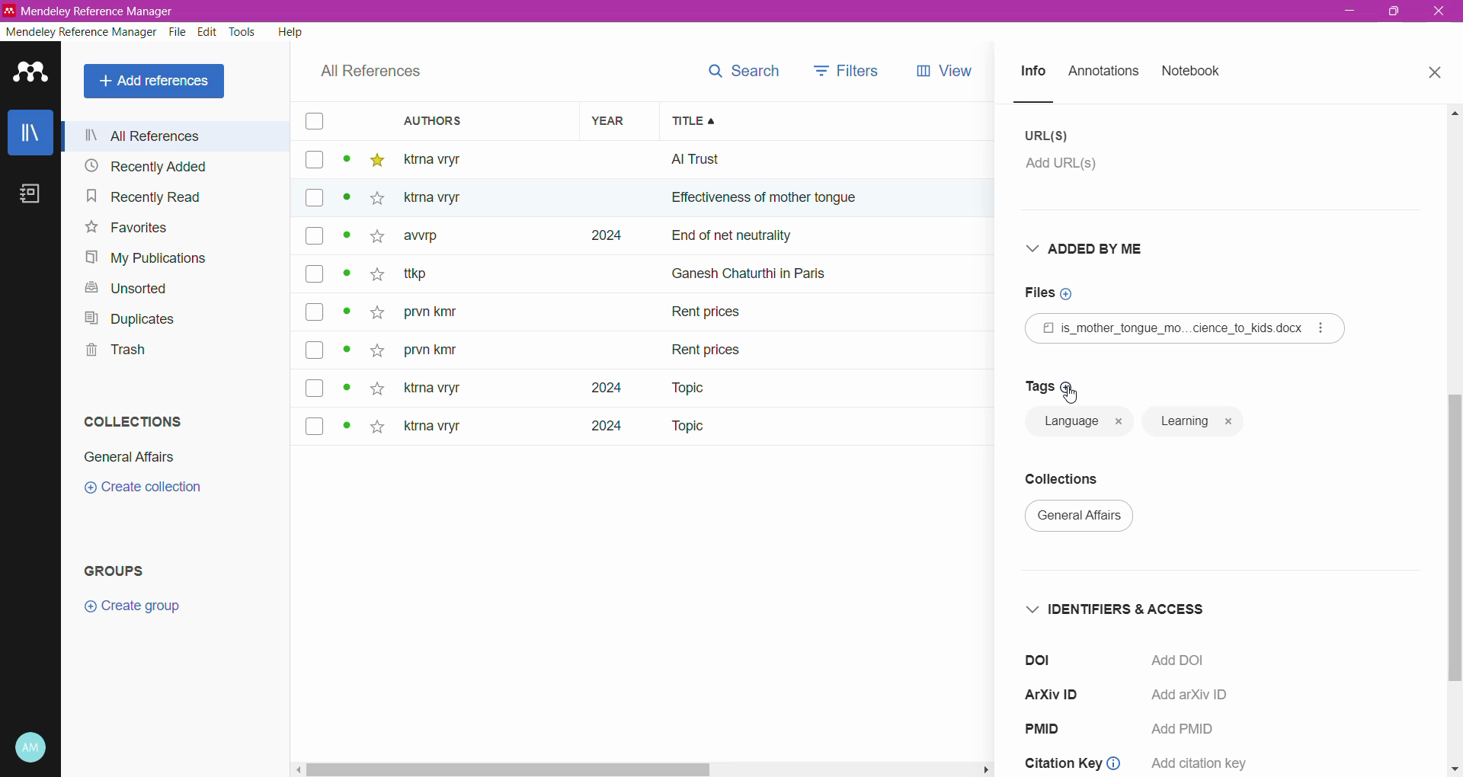  Describe the element at coordinates (677, 388) in the screenshot. I see `Topic` at that location.